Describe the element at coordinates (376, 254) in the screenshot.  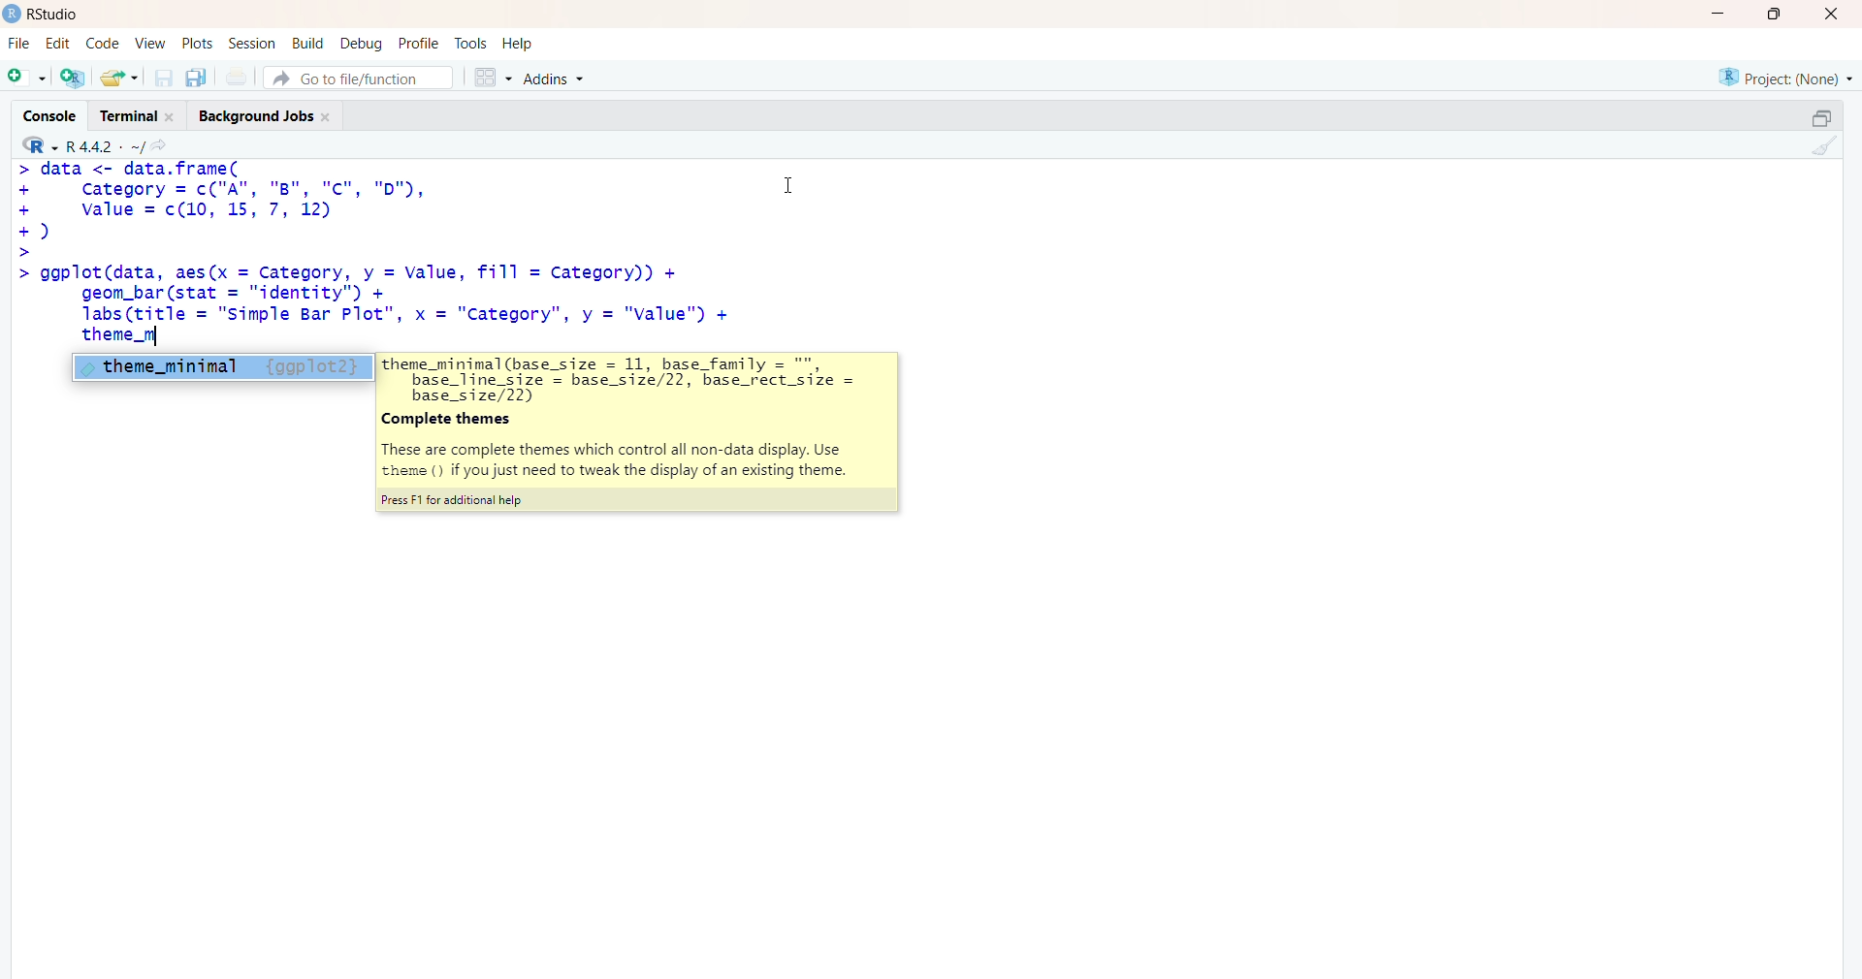
I see `code - > data <- data.frame(+ category = c("A", "B", "Cc", "D"),+ value = c(10 12)© asic>> ggplot(data, aes(x = Category, y = Value, fill = category))` at that location.